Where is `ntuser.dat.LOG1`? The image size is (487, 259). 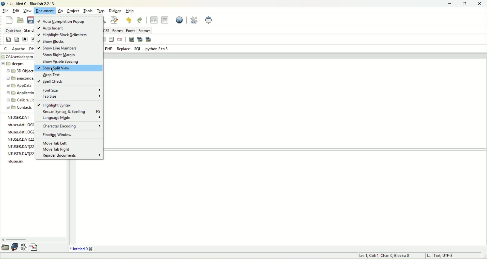 ntuser.dat.LOG1 is located at coordinates (20, 124).